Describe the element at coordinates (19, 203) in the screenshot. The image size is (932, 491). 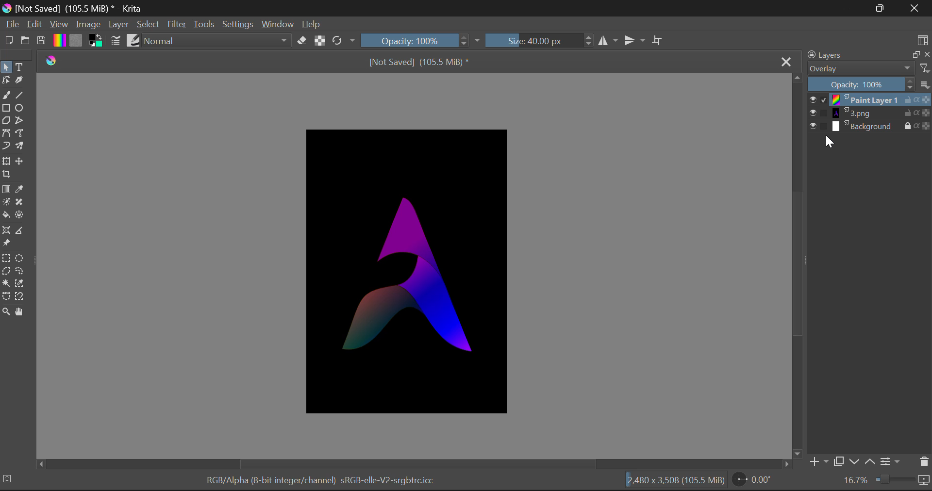
I see `Smart Patch Tool` at that location.